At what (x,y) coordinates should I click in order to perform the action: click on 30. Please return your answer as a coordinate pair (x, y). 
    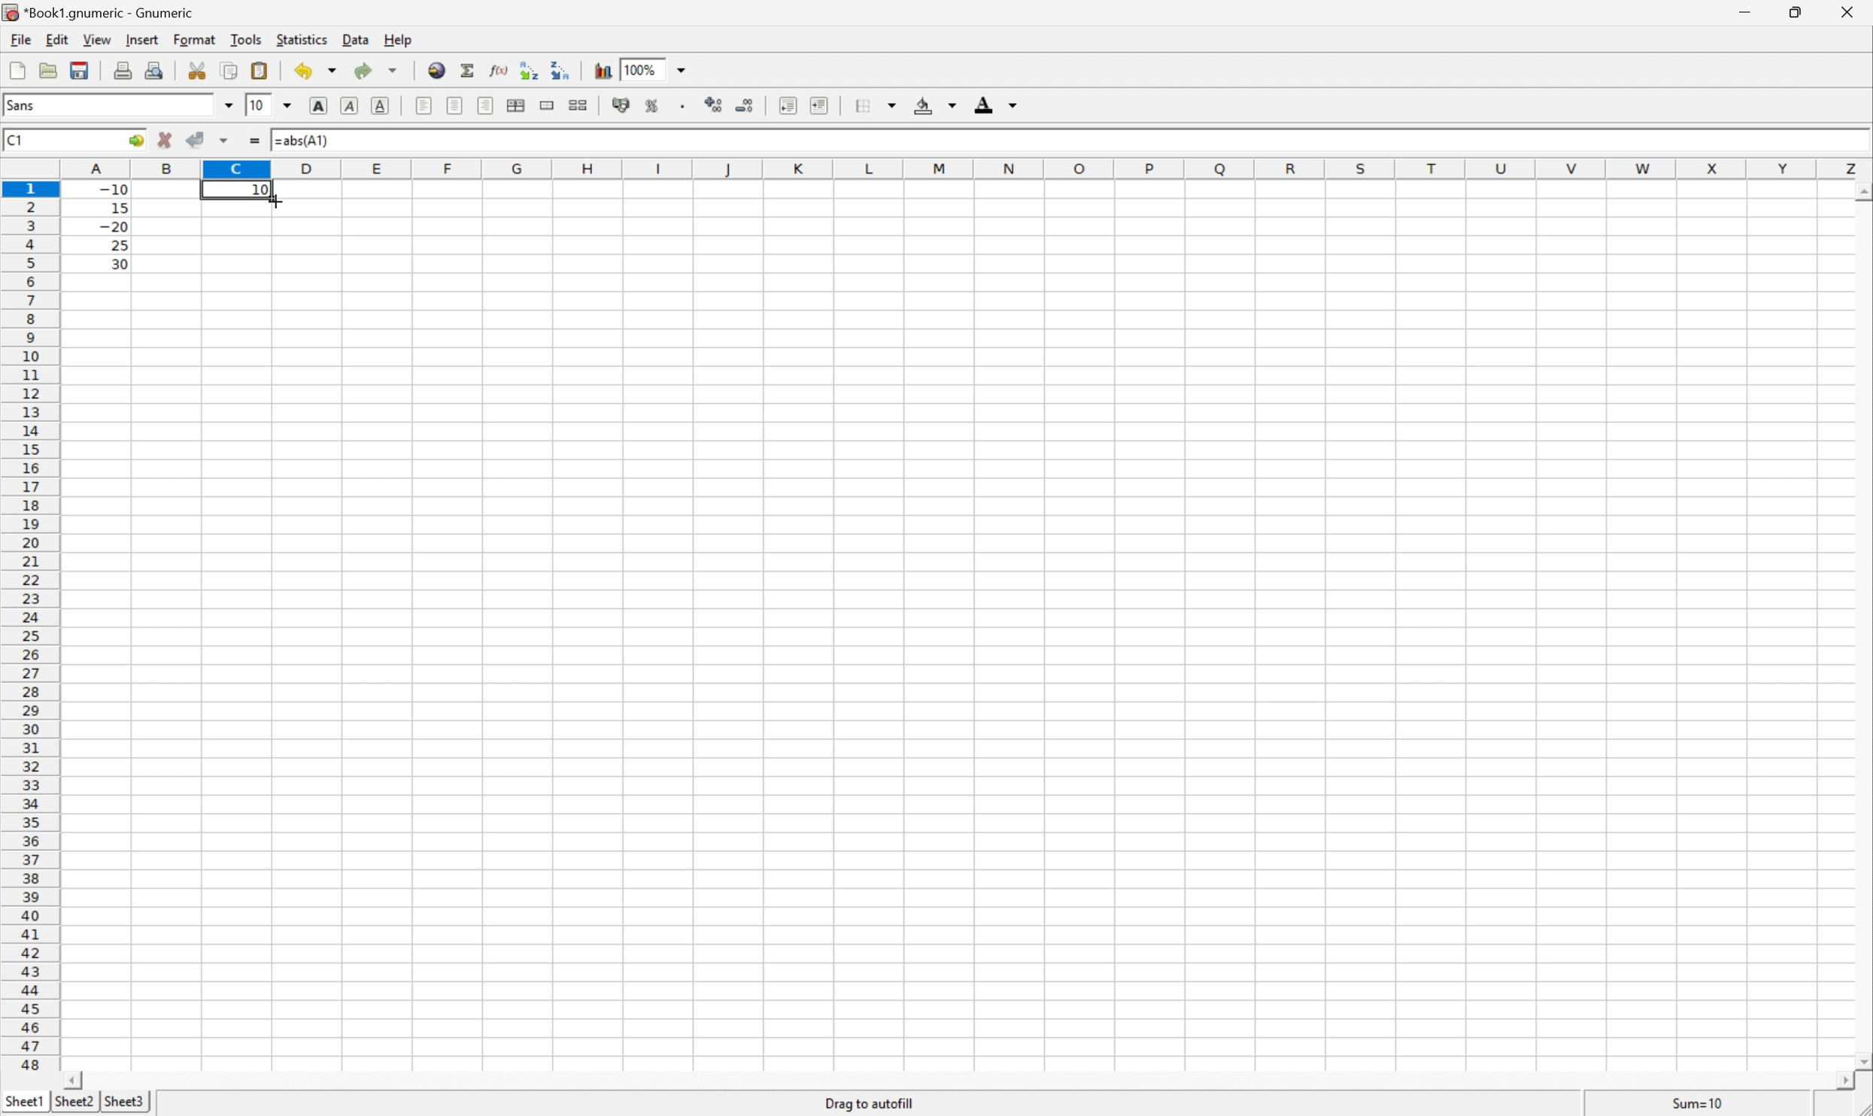
    Looking at the image, I should click on (115, 263).